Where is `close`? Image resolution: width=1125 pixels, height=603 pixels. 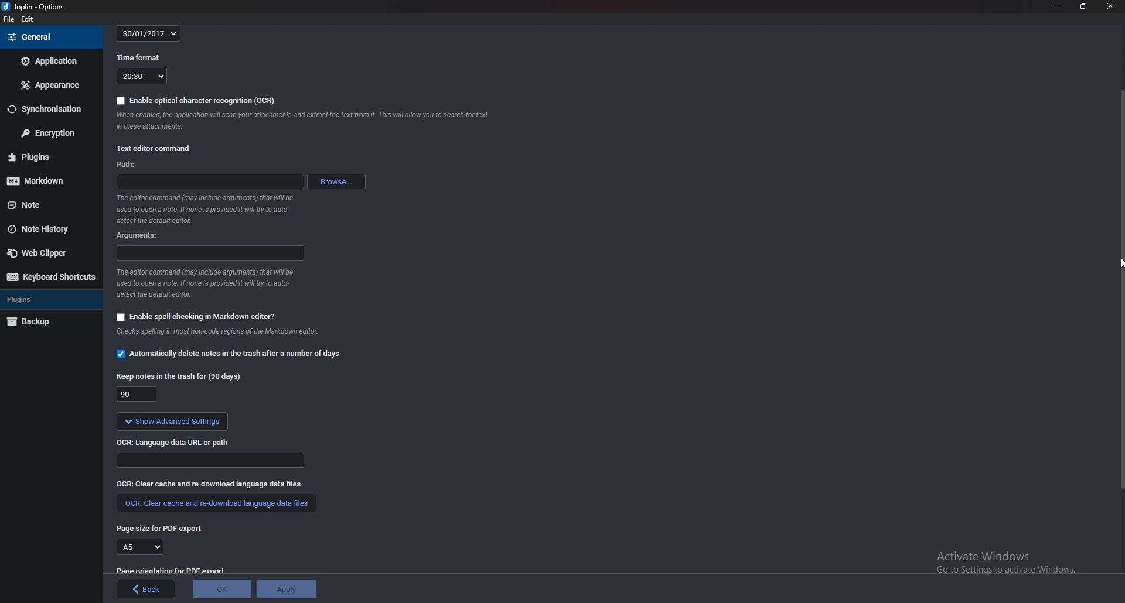 close is located at coordinates (1110, 6).